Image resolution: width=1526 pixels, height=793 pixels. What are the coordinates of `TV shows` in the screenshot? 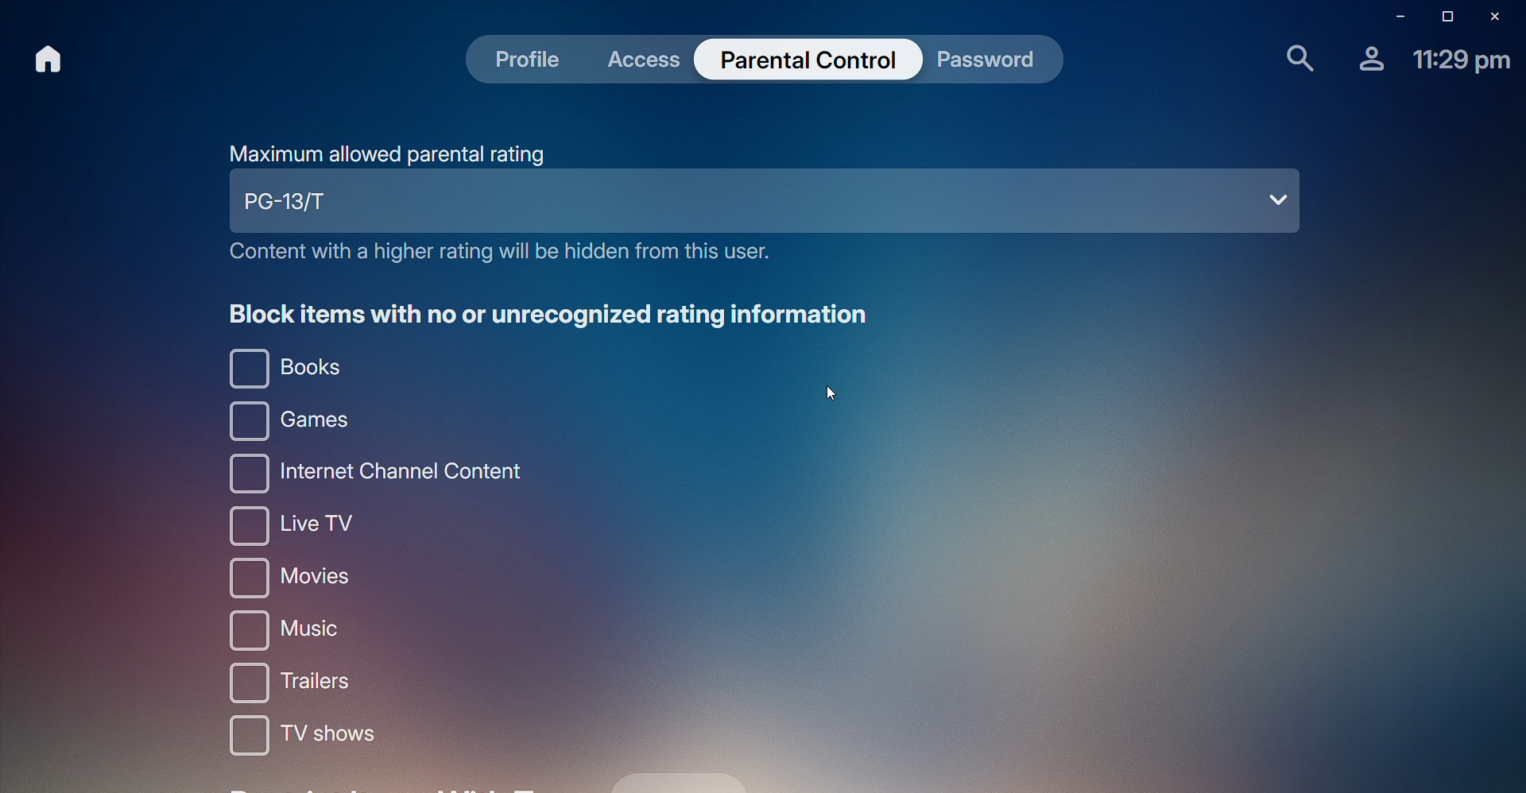 It's located at (298, 741).